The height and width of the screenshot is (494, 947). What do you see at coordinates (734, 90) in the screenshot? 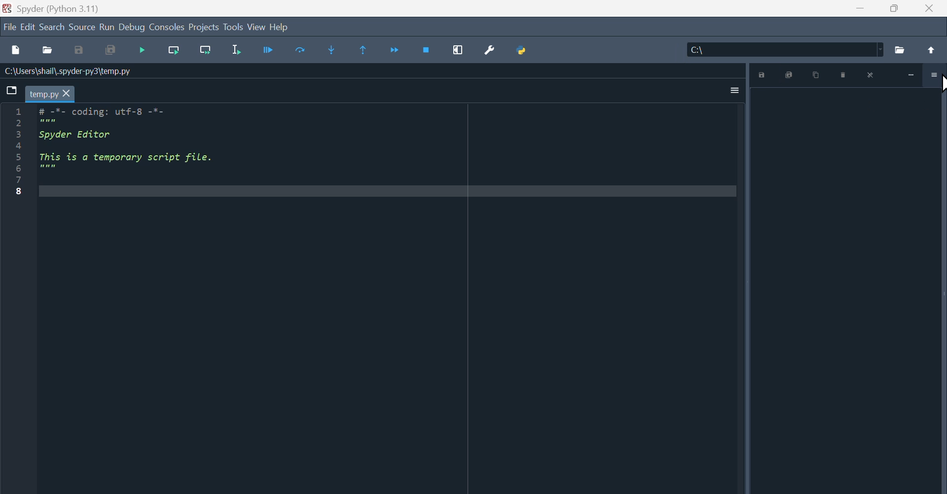
I see `More options` at bounding box center [734, 90].